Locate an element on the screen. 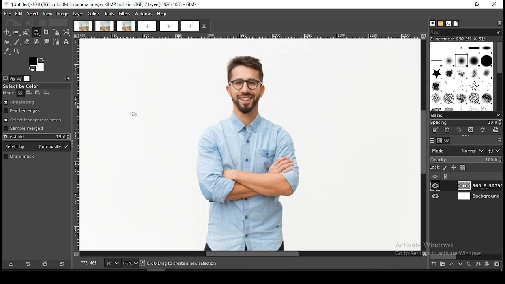  *[Untitled]-10.0 (RGB color 8-bit gamma integer, GIMP built-in sRGB, 2 layers) 1920x1080 — GIMP is located at coordinates (102, 4).